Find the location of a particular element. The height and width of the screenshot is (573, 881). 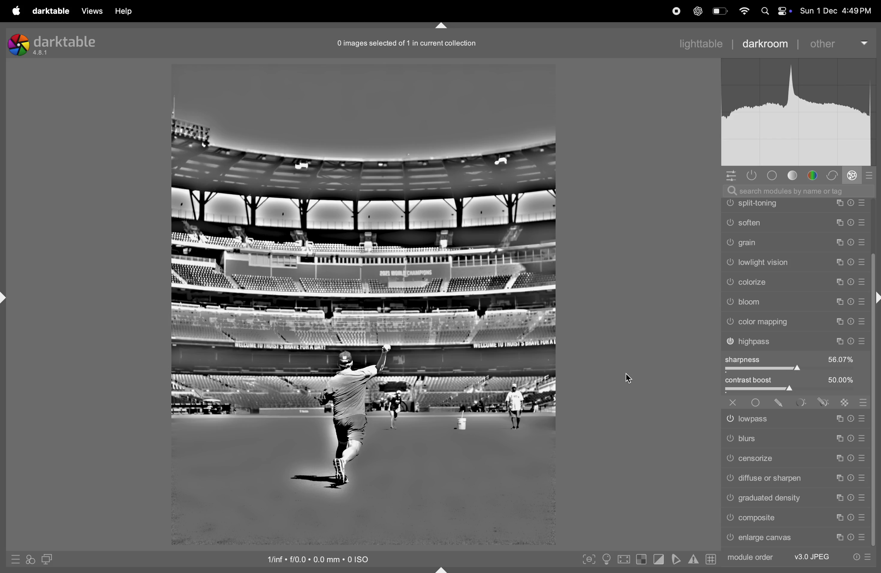

color is located at coordinates (815, 175).